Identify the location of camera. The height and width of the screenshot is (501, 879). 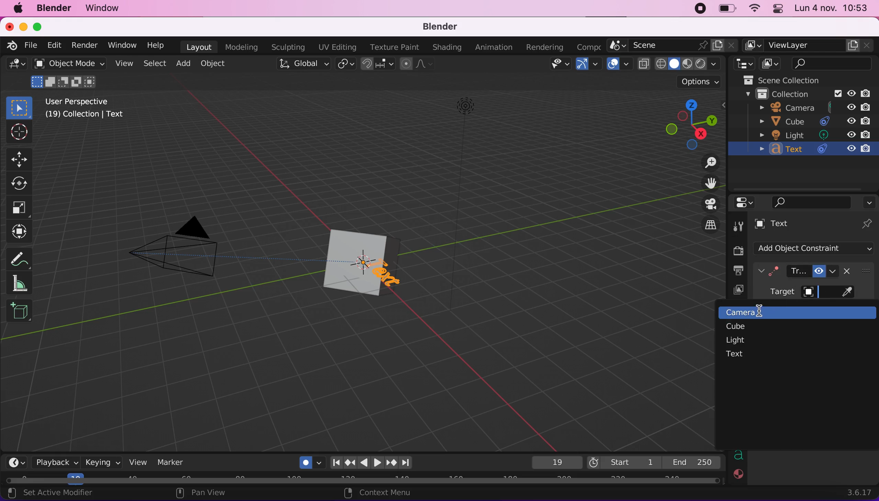
(187, 255).